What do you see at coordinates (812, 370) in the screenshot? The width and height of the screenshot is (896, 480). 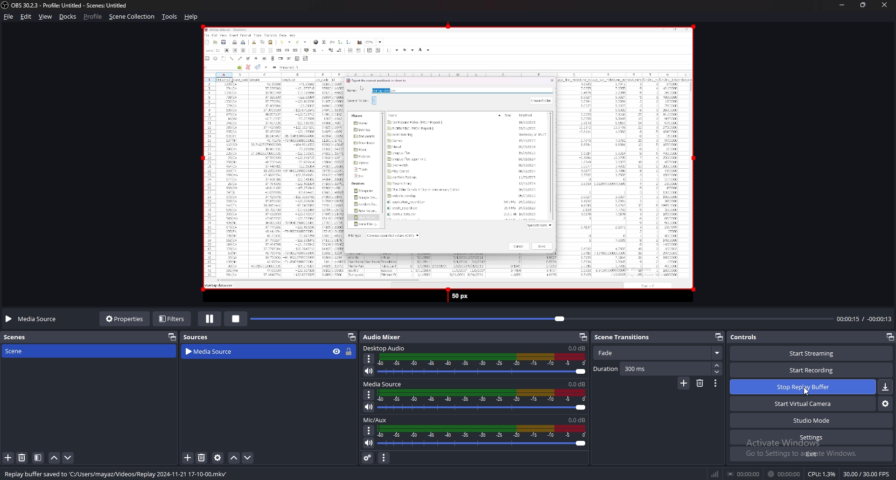 I see `start recording` at bounding box center [812, 370].